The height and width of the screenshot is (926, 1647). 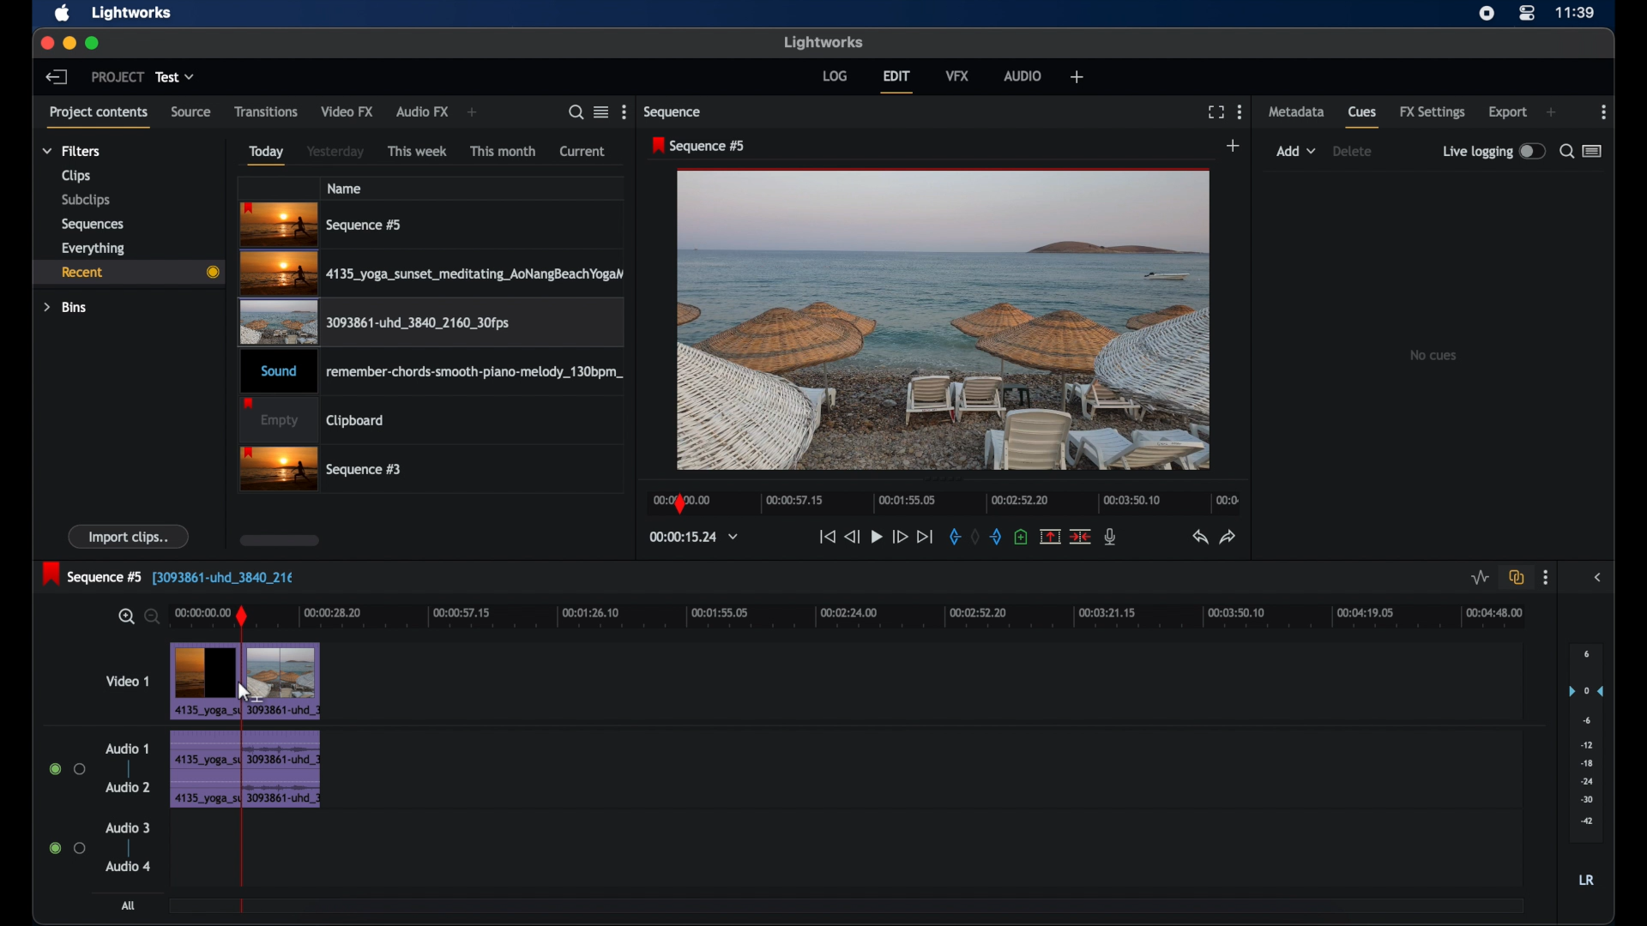 What do you see at coordinates (1479, 578) in the screenshot?
I see `toggle audio levels editing` at bounding box center [1479, 578].